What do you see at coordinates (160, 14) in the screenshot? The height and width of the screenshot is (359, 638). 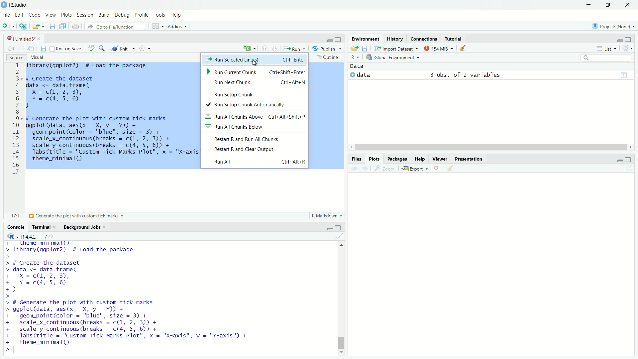 I see `tools` at bounding box center [160, 14].